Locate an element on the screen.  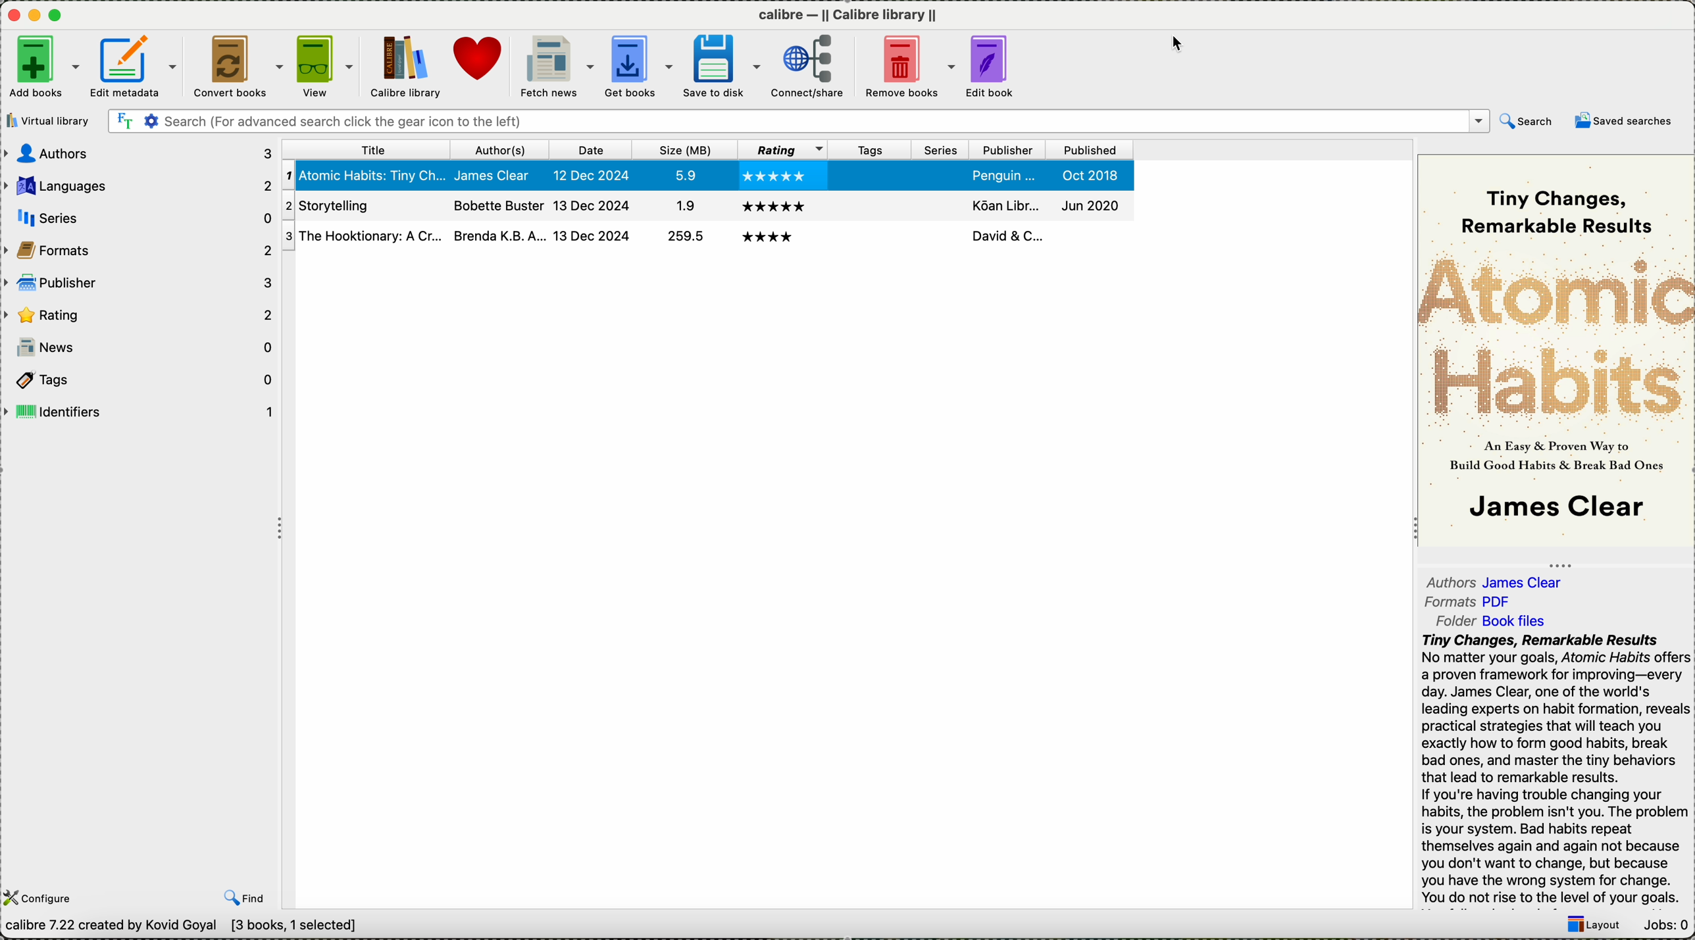
save to disk is located at coordinates (724, 65).